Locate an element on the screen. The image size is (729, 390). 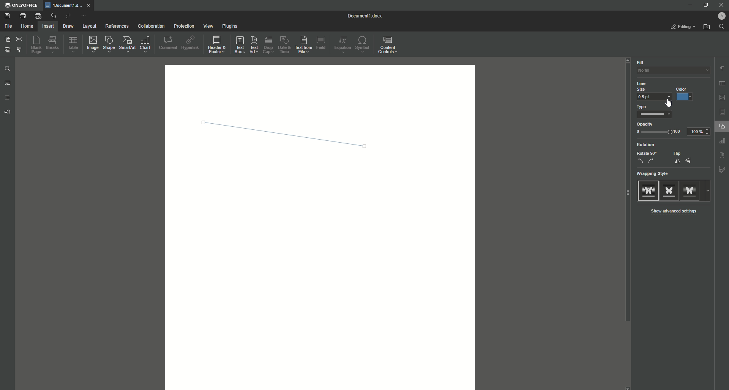
Paste is located at coordinates (6, 50).